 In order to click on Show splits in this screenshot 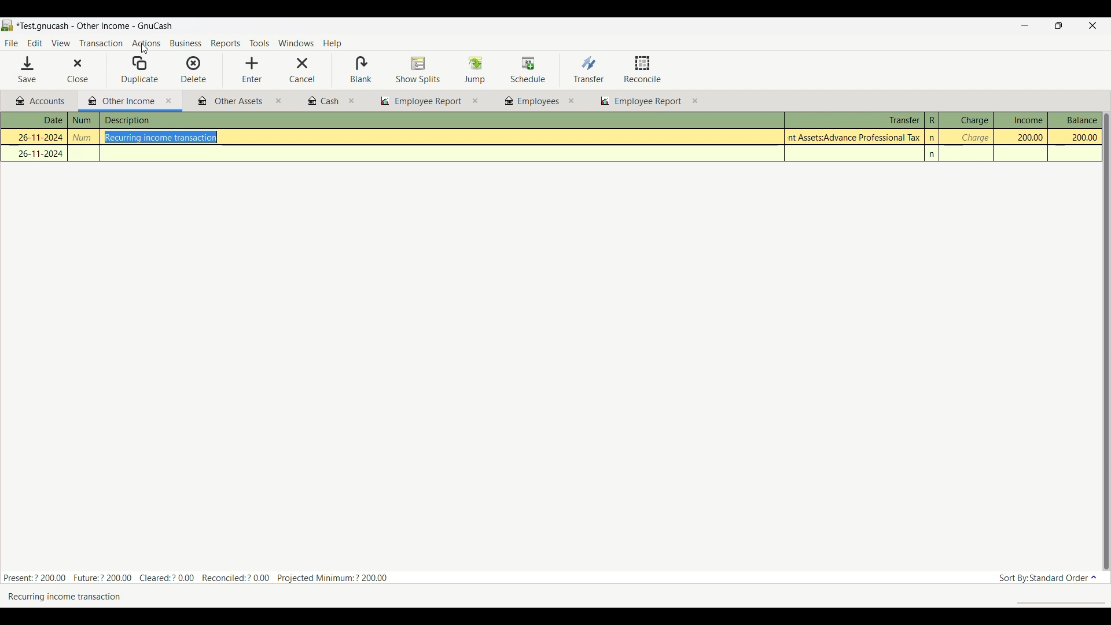, I will do `click(418, 71)`.